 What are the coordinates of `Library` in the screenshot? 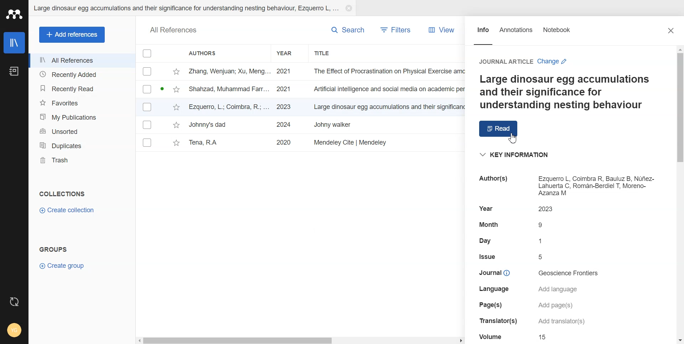 It's located at (14, 43).